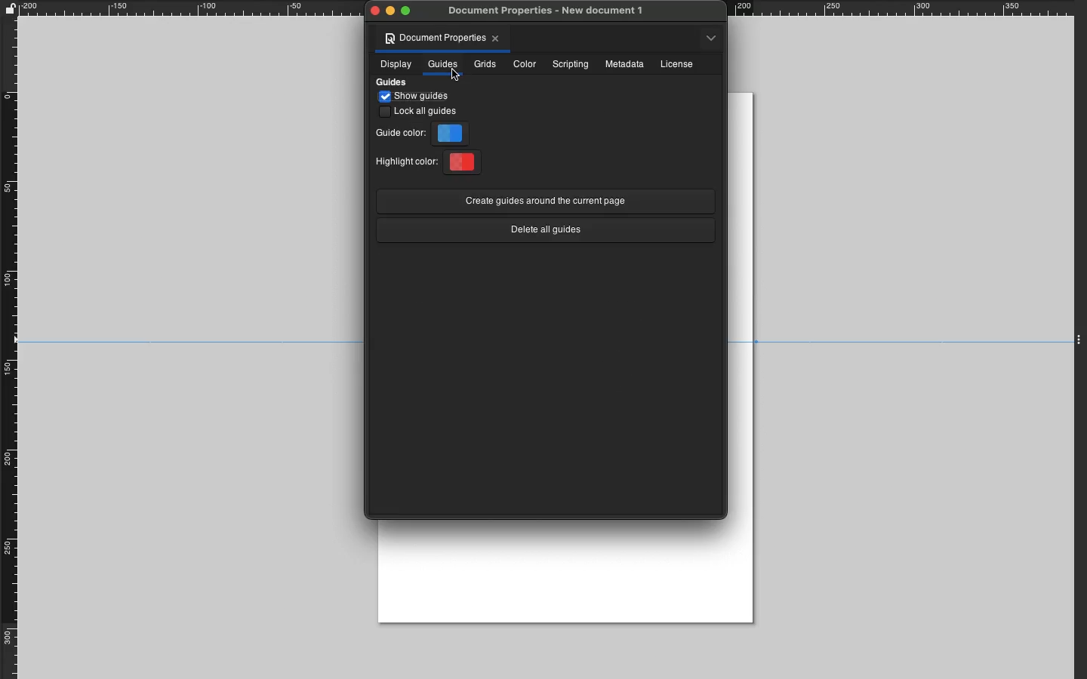  I want to click on Delete all guides, so click(544, 231).